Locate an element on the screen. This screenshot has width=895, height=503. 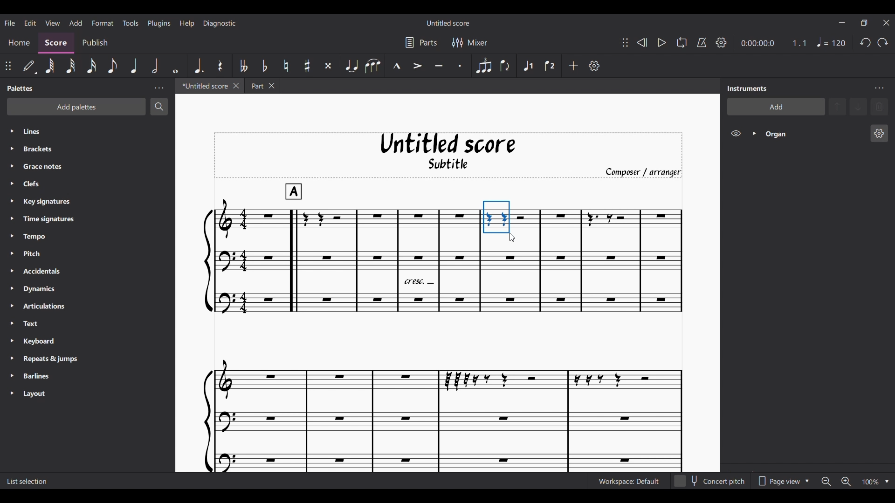
Panel title is located at coordinates (21, 88).